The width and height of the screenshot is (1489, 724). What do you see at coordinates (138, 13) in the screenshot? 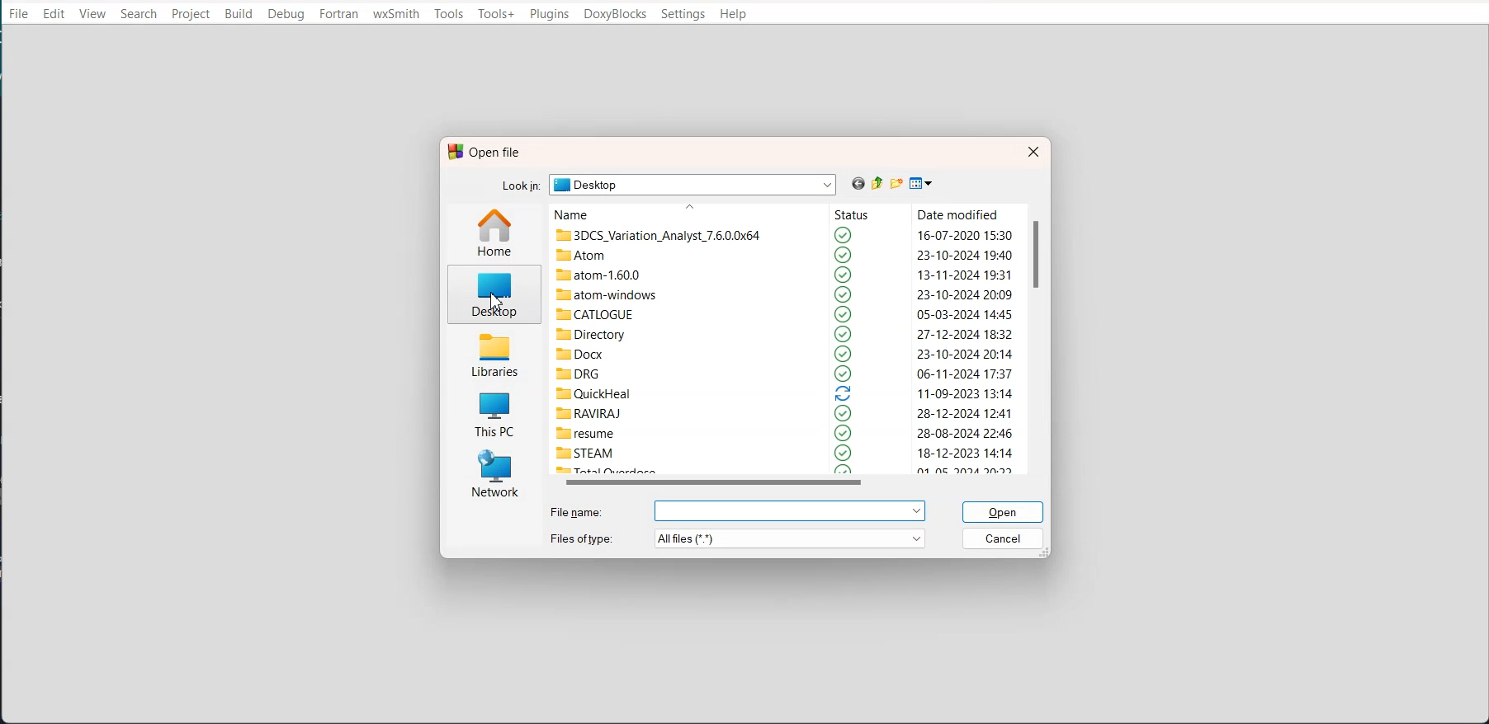
I see `Search` at bounding box center [138, 13].